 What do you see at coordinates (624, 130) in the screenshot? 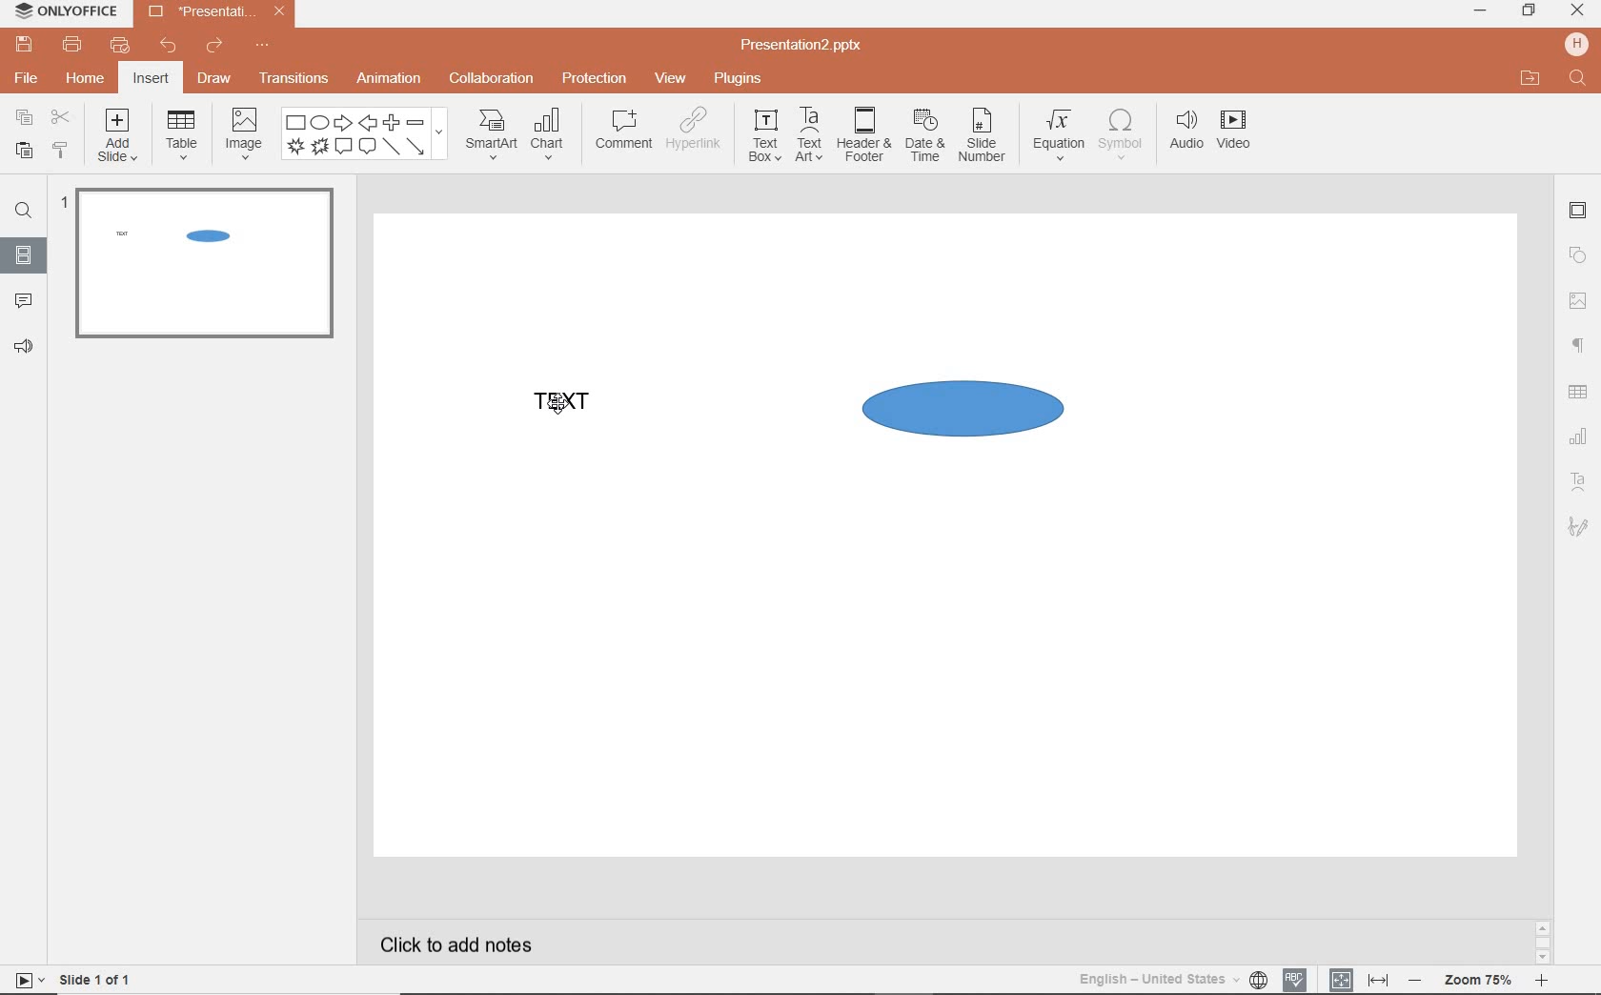
I see `comment` at bounding box center [624, 130].